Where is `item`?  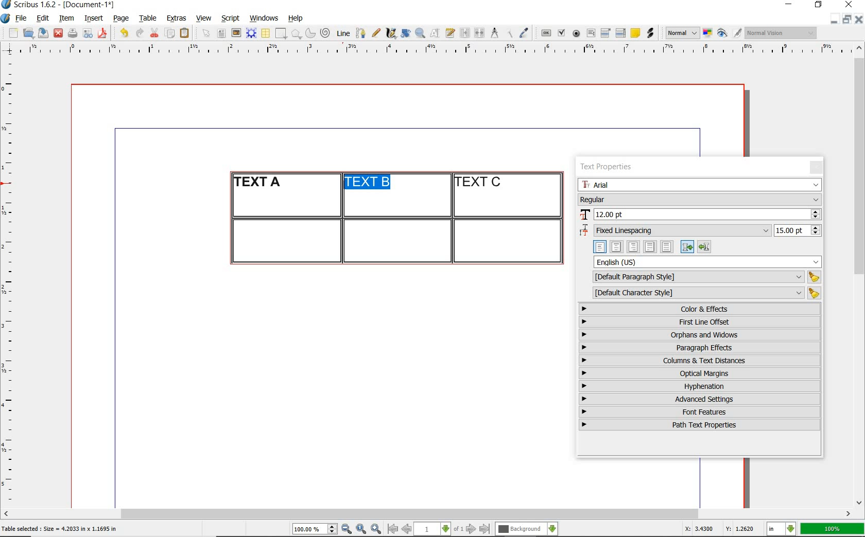
item is located at coordinates (66, 19).